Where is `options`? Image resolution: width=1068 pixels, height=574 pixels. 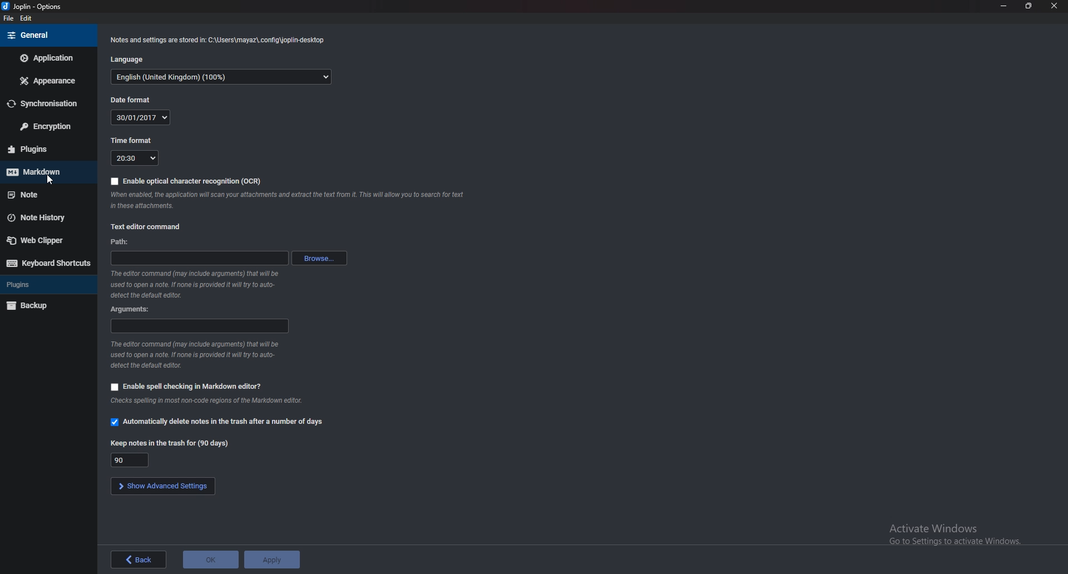 options is located at coordinates (33, 5).